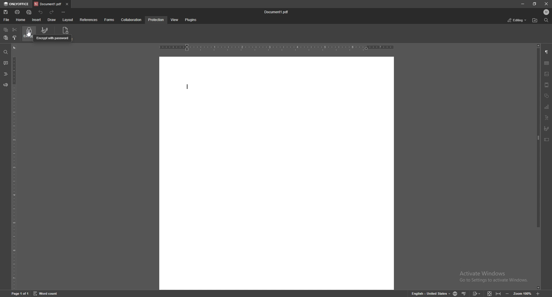 Image resolution: width=552 pixels, height=297 pixels. I want to click on customize toolbar, so click(63, 12).